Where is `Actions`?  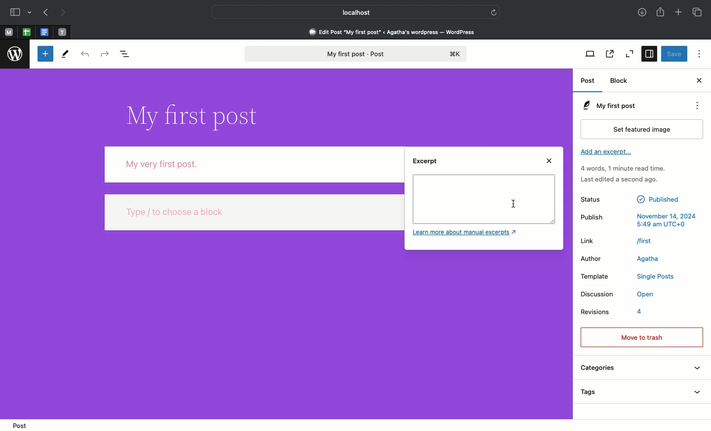
Actions is located at coordinates (701, 106).